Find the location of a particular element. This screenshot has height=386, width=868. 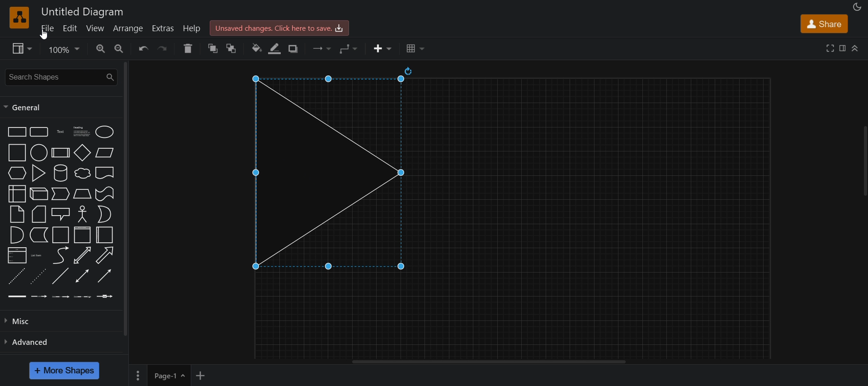

horizontal scroll bar is located at coordinates (492, 362).